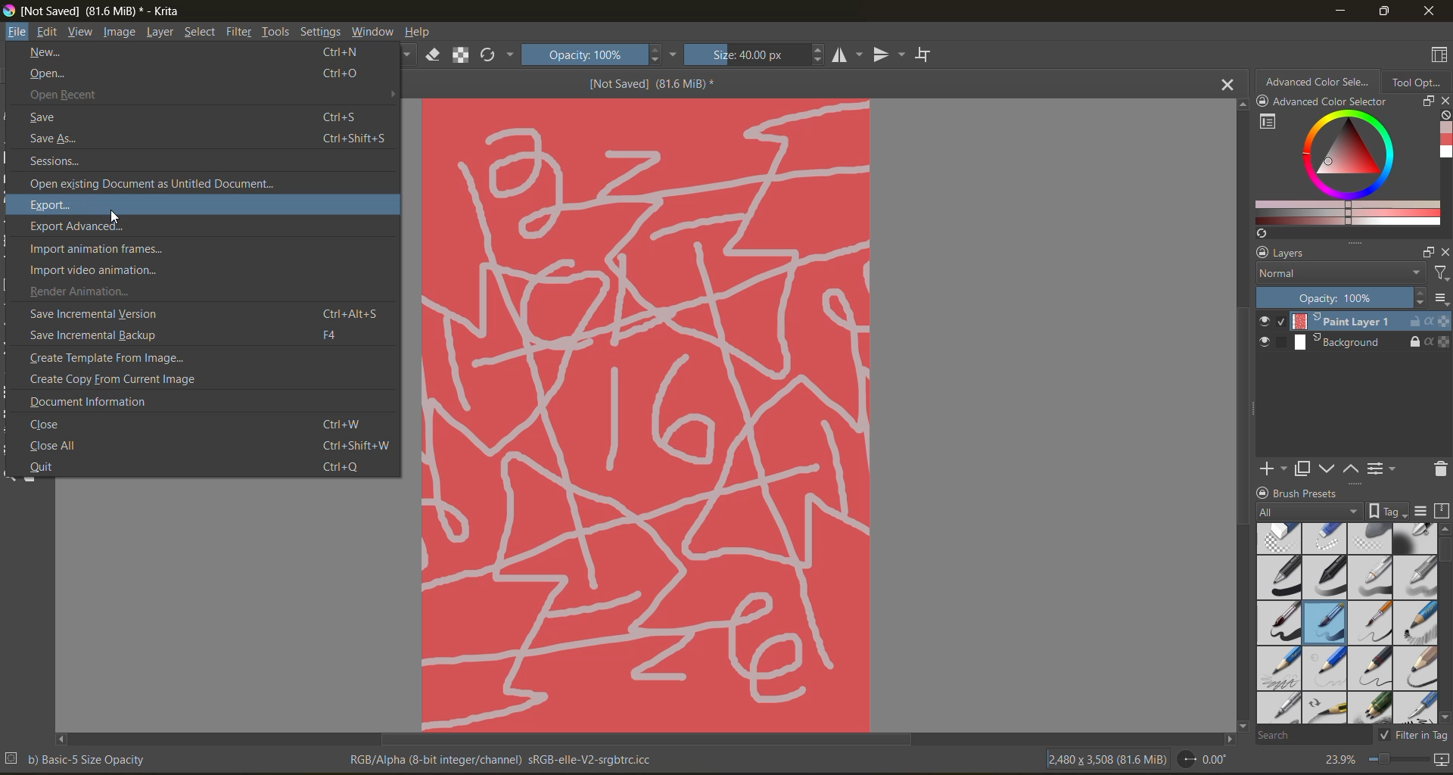  What do you see at coordinates (121, 32) in the screenshot?
I see `image` at bounding box center [121, 32].